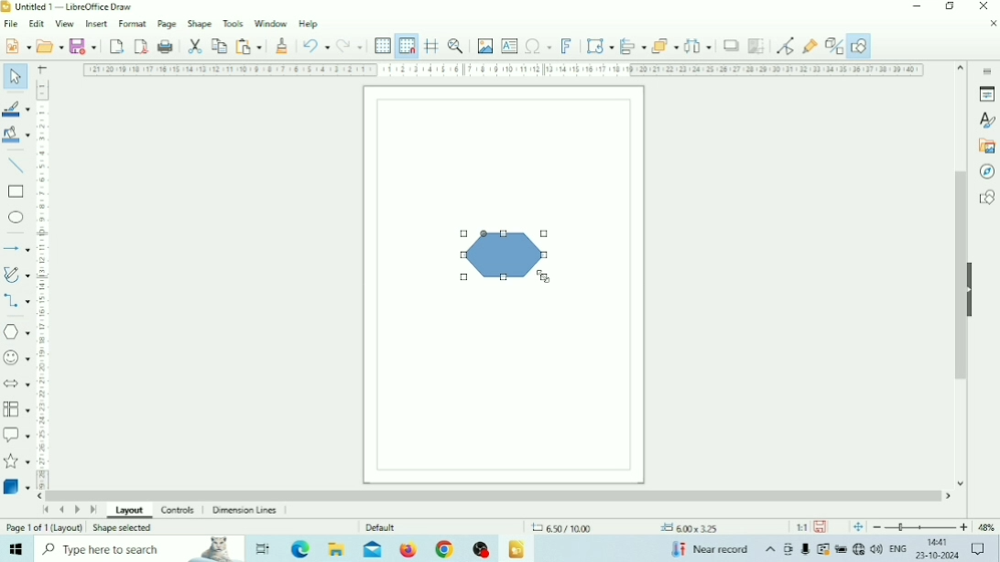  What do you see at coordinates (93, 512) in the screenshot?
I see `Scroll to last page` at bounding box center [93, 512].